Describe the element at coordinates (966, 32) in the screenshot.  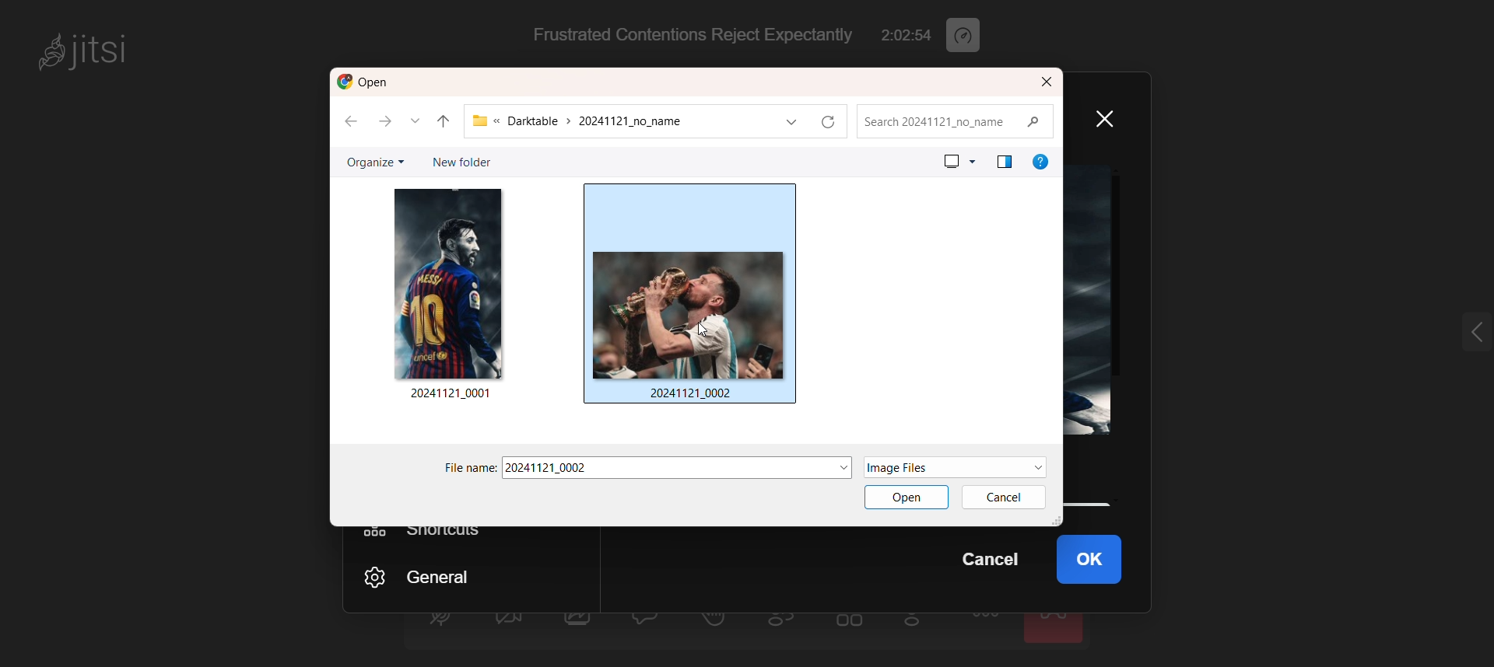
I see `performance setting` at that location.